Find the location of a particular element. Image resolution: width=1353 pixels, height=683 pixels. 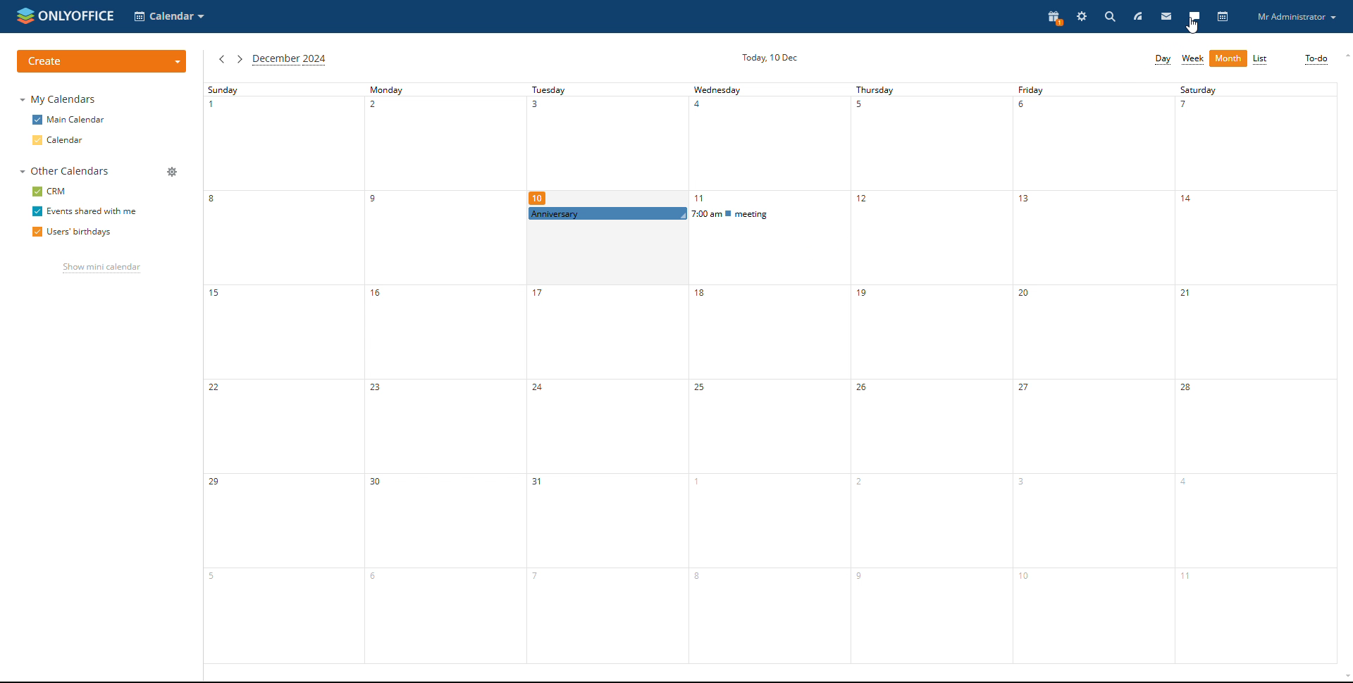

scroll up is located at coordinates (1345, 55).